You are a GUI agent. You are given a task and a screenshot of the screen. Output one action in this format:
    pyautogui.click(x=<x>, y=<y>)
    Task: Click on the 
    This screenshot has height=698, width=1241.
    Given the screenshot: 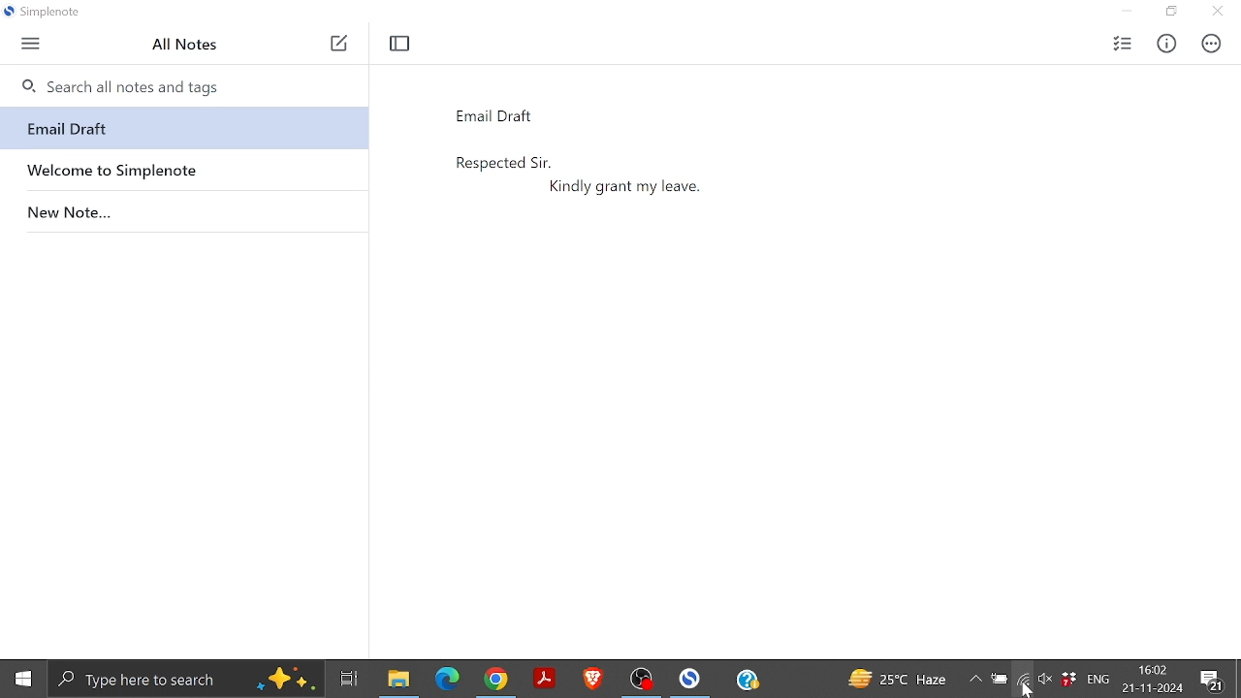 What is the action you would take?
    pyautogui.click(x=2301, y=1563)
    